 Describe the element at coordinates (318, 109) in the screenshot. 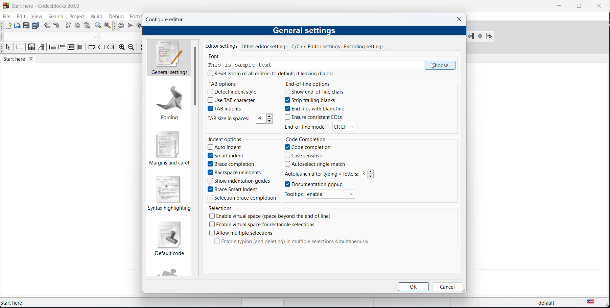

I see `end file with blank line checkbox` at that location.